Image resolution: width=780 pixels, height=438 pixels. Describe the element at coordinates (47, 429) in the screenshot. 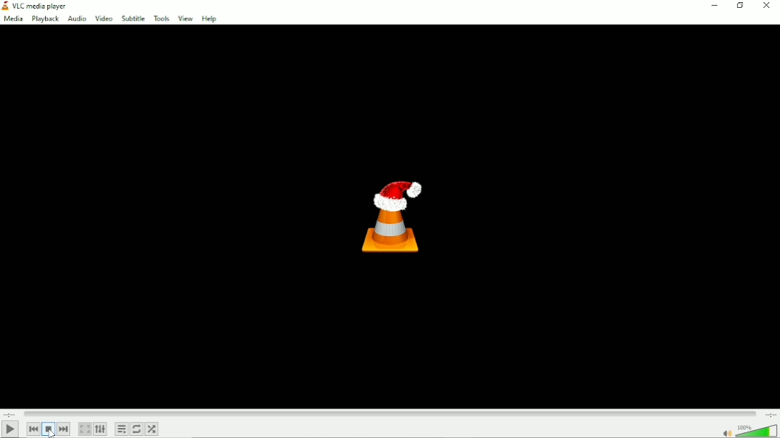

I see `Stop playback` at that location.